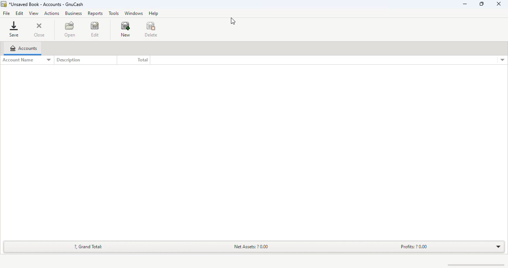 The height and width of the screenshot is (268, 508). Describe the element at coordinates (46, 4) in the screenshot. I see `title` at that location.